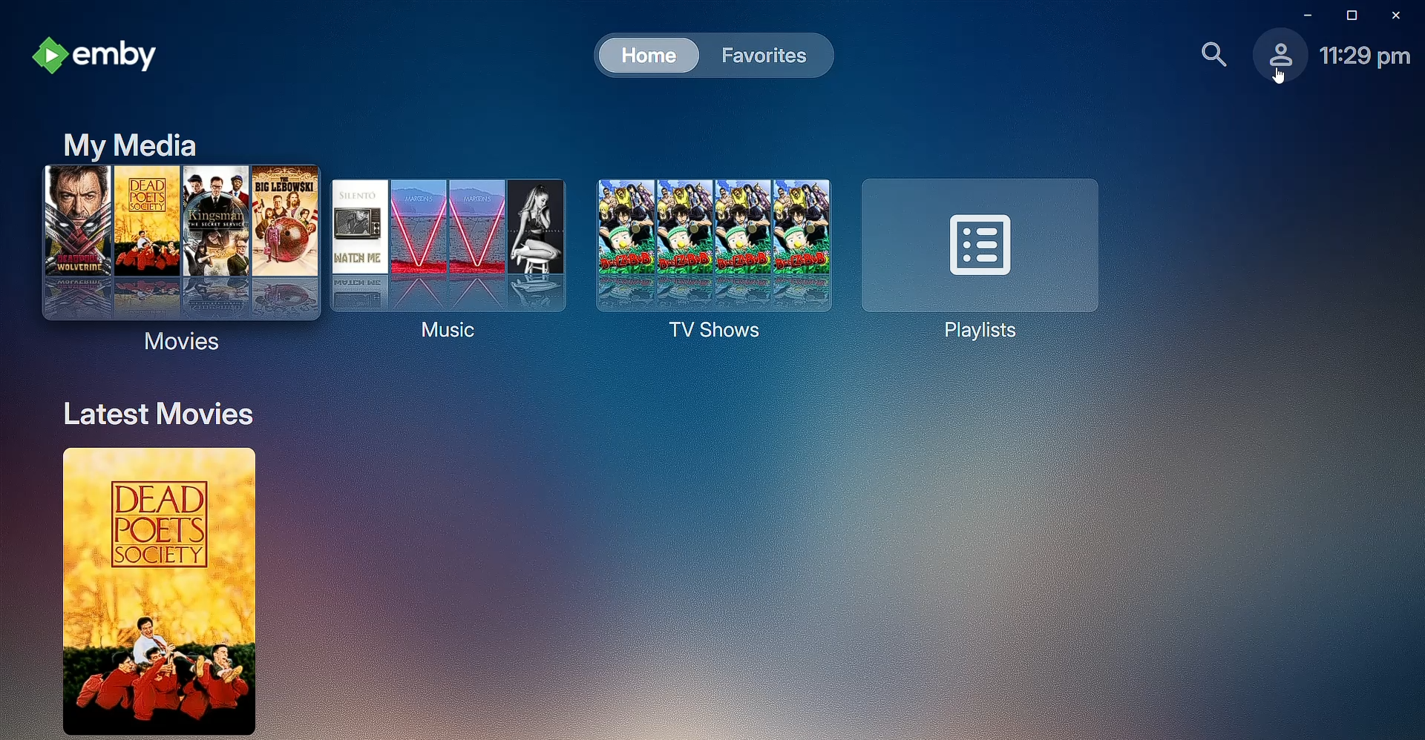 Image resolution: width=1425 pixels, height=740 pixels. Describe the element at coordinates (96, 59) in the screenshot. I see `emby` at that location.